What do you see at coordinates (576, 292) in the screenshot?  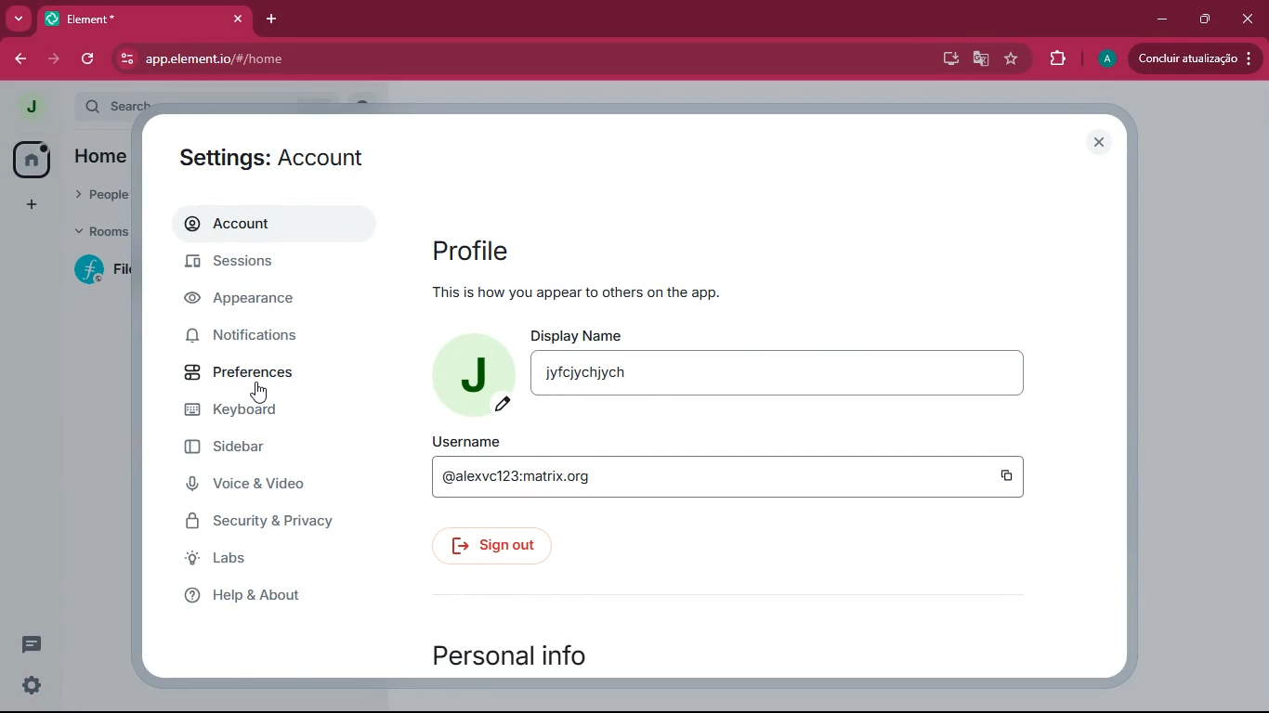 I see `This is how you appear to others on the app.` at bounding box center [576, 292].